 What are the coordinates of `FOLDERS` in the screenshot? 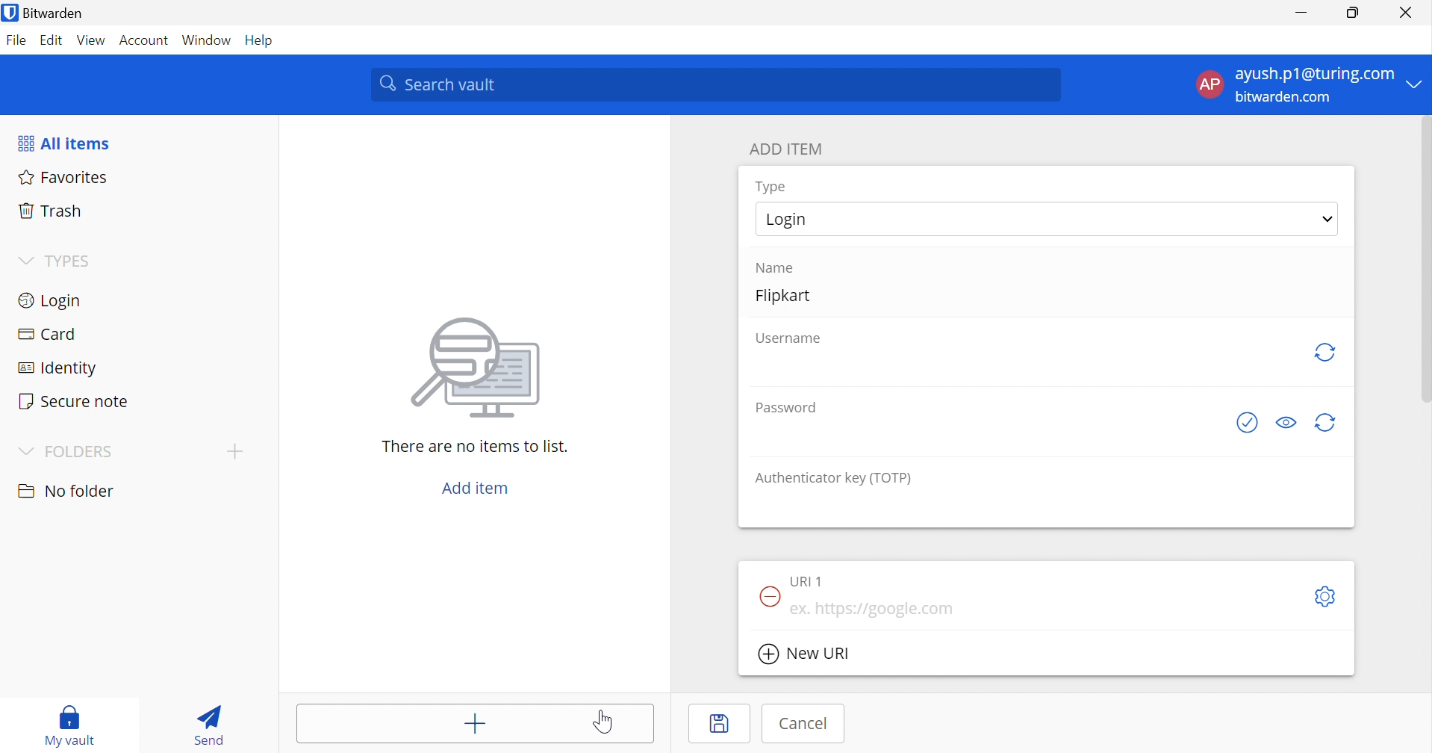 It's located at (80, 453).